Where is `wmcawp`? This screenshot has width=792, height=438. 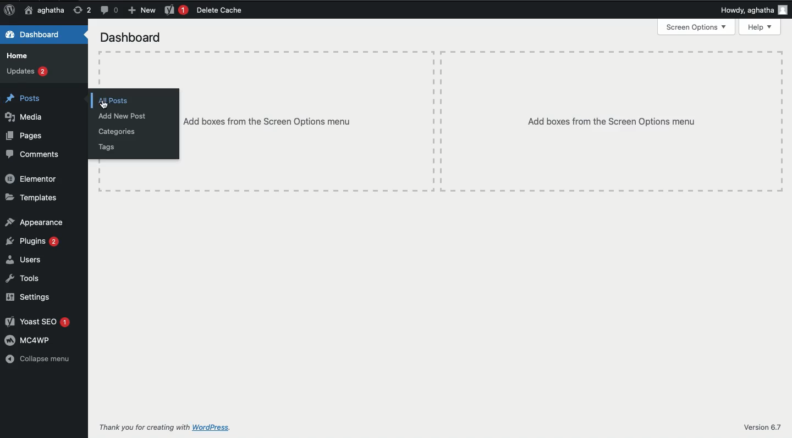
wmcawp is located at coordinates (30, 340).